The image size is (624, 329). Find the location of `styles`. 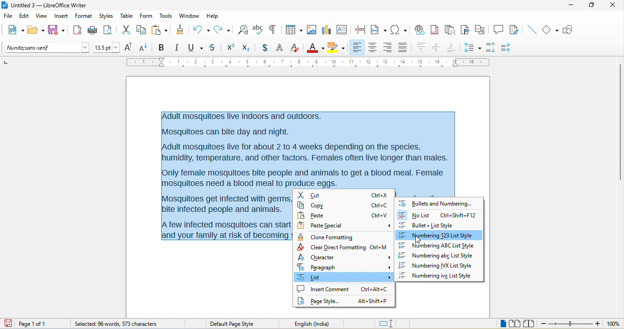

styles is located at coordinates (106, 16).